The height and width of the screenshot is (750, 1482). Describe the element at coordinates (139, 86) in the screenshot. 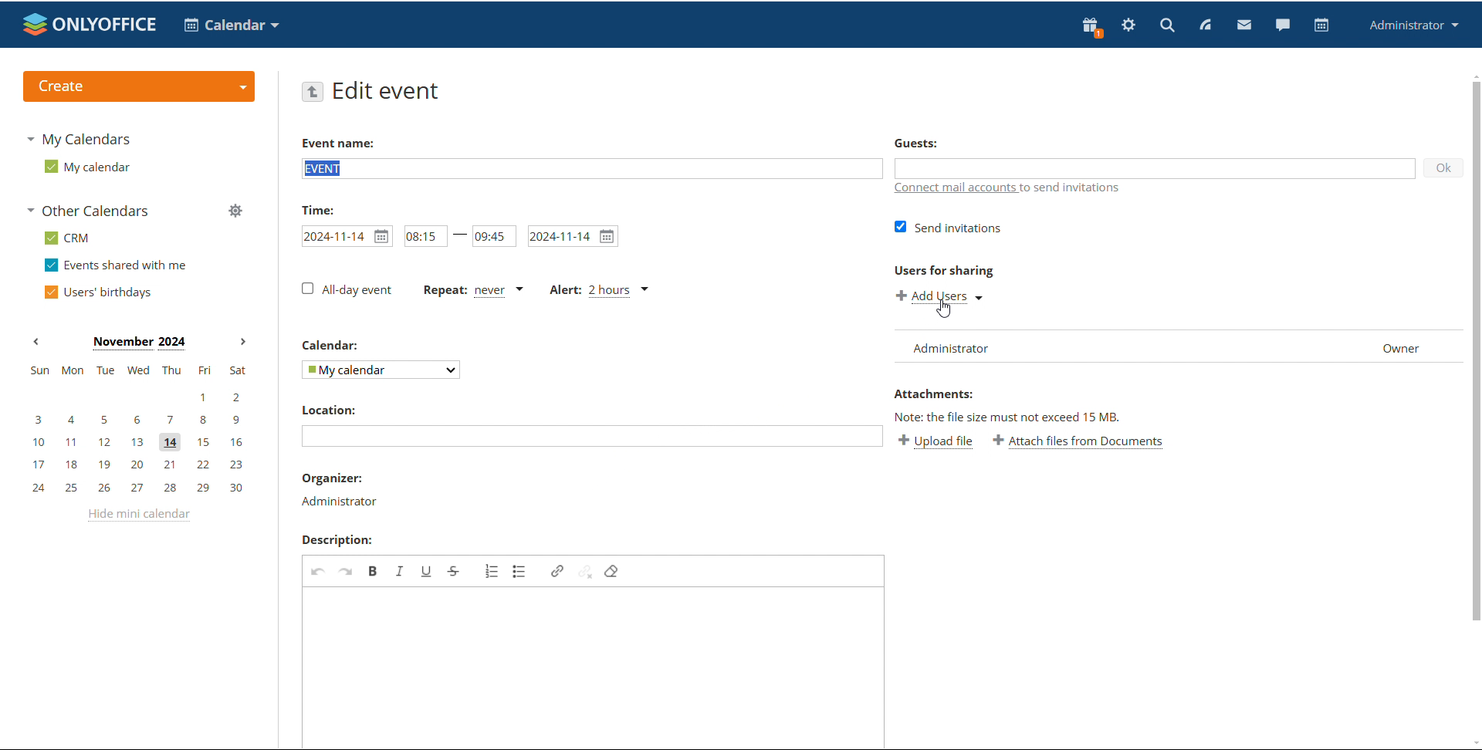

I see `create` at that location.